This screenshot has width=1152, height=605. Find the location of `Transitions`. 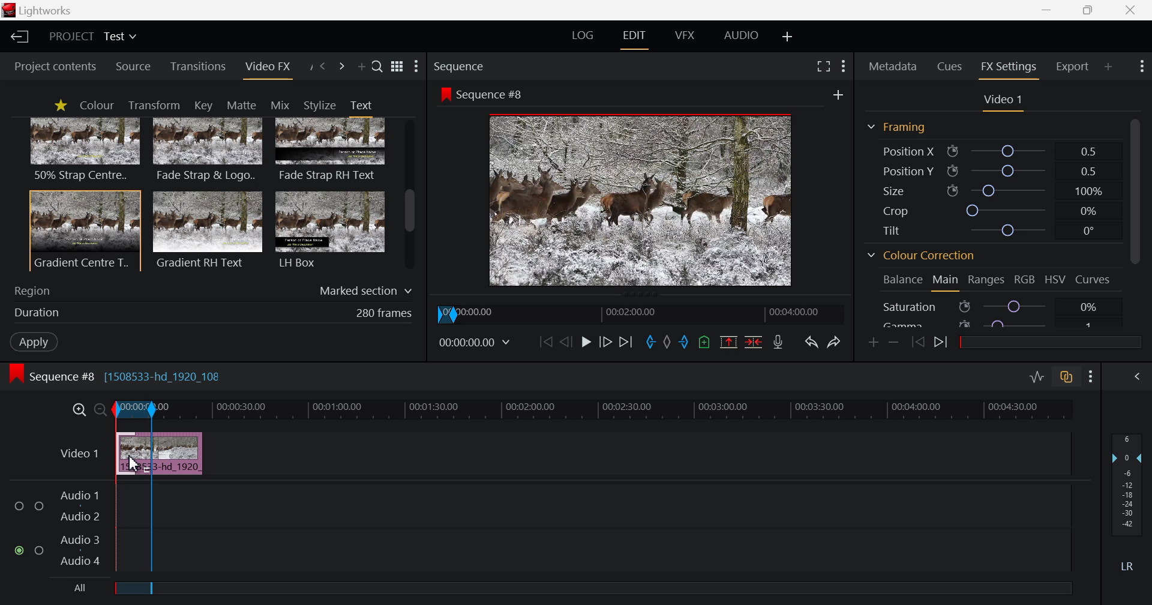

Transitions is located at coordinates (199, 67).